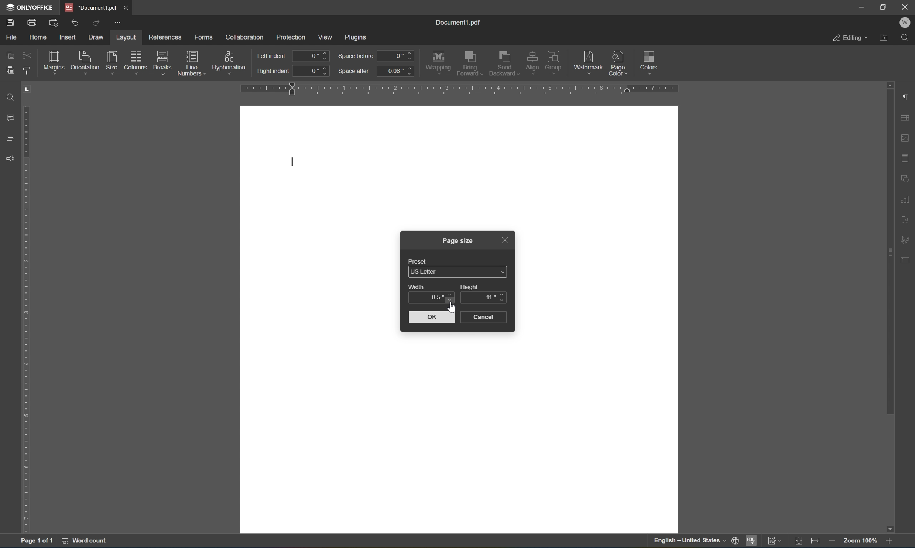 Image resolution: width=915 pixels, height=548 pixels. Describe the element at coordinates (230, 61) in the screenshot. I see `hypernation` at that location.